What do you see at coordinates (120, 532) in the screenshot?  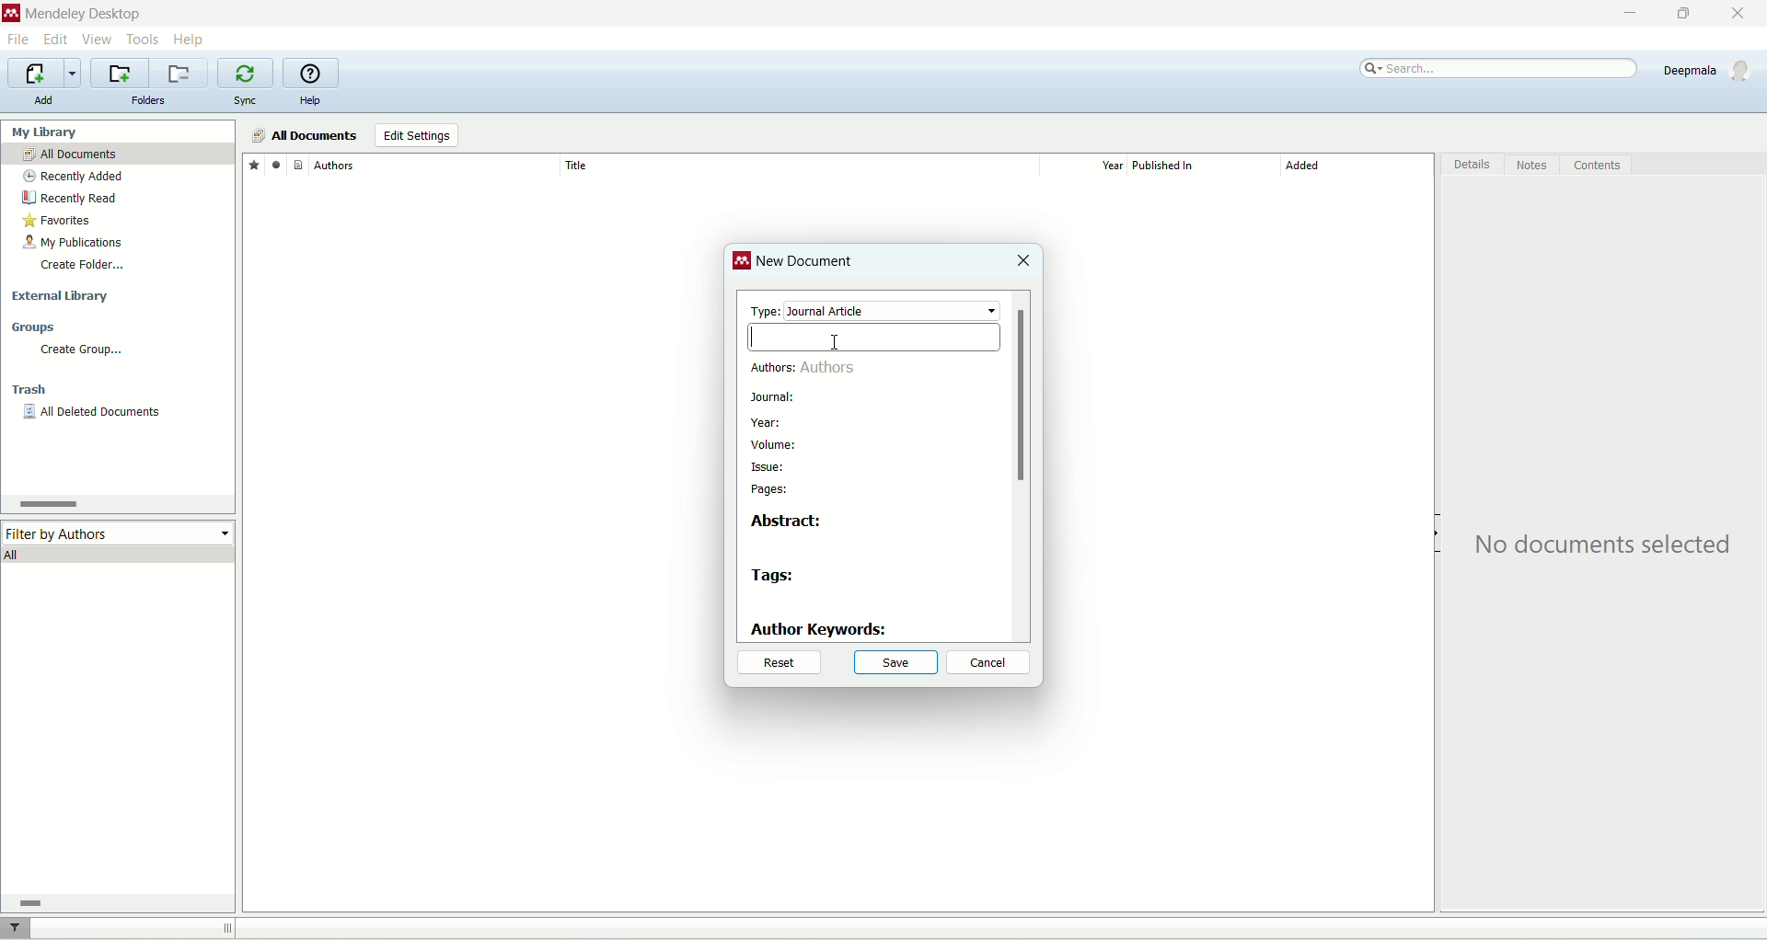 I see `filter by author` at bounding box center [120, 532].